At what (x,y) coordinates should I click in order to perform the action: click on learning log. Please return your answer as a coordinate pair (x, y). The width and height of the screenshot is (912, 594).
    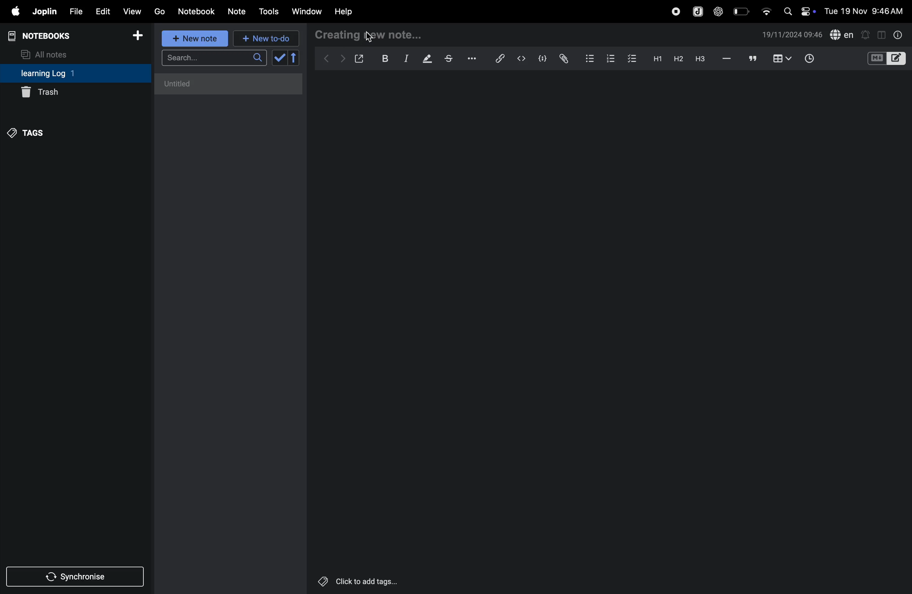
    Looking at the image, I should click on (59, 74).